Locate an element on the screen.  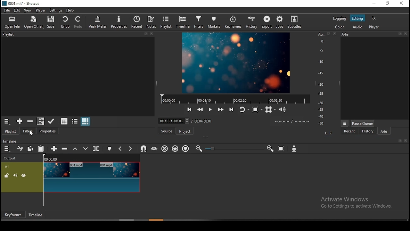
play quickly forward is located at coordinates (221, 108).